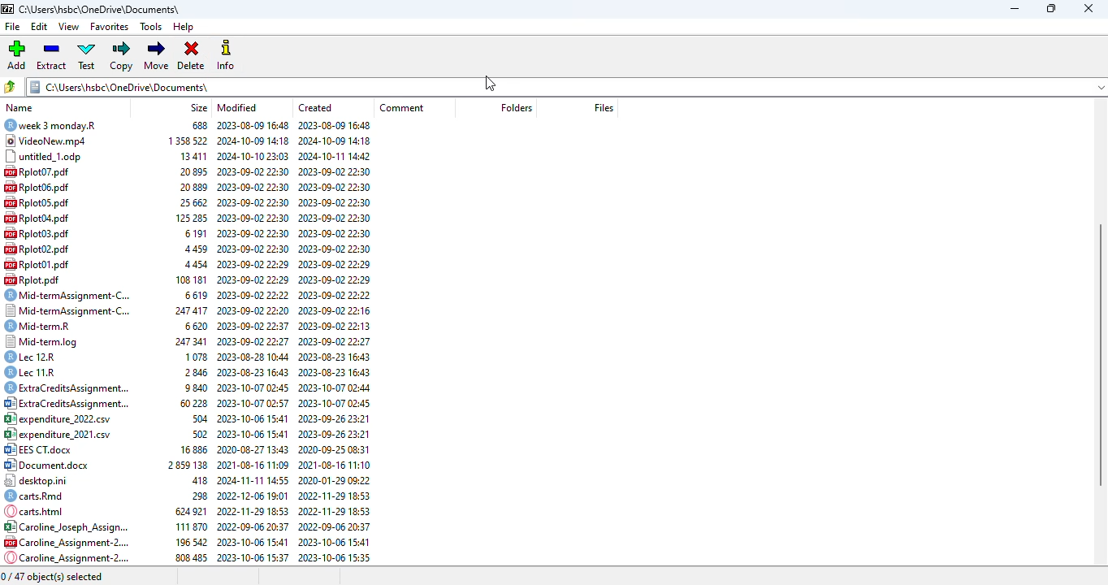 Image resolution: width=1108 pixels, height=585 pixels. I want to click on 2024-10-11 14:42, so click(334, 156).